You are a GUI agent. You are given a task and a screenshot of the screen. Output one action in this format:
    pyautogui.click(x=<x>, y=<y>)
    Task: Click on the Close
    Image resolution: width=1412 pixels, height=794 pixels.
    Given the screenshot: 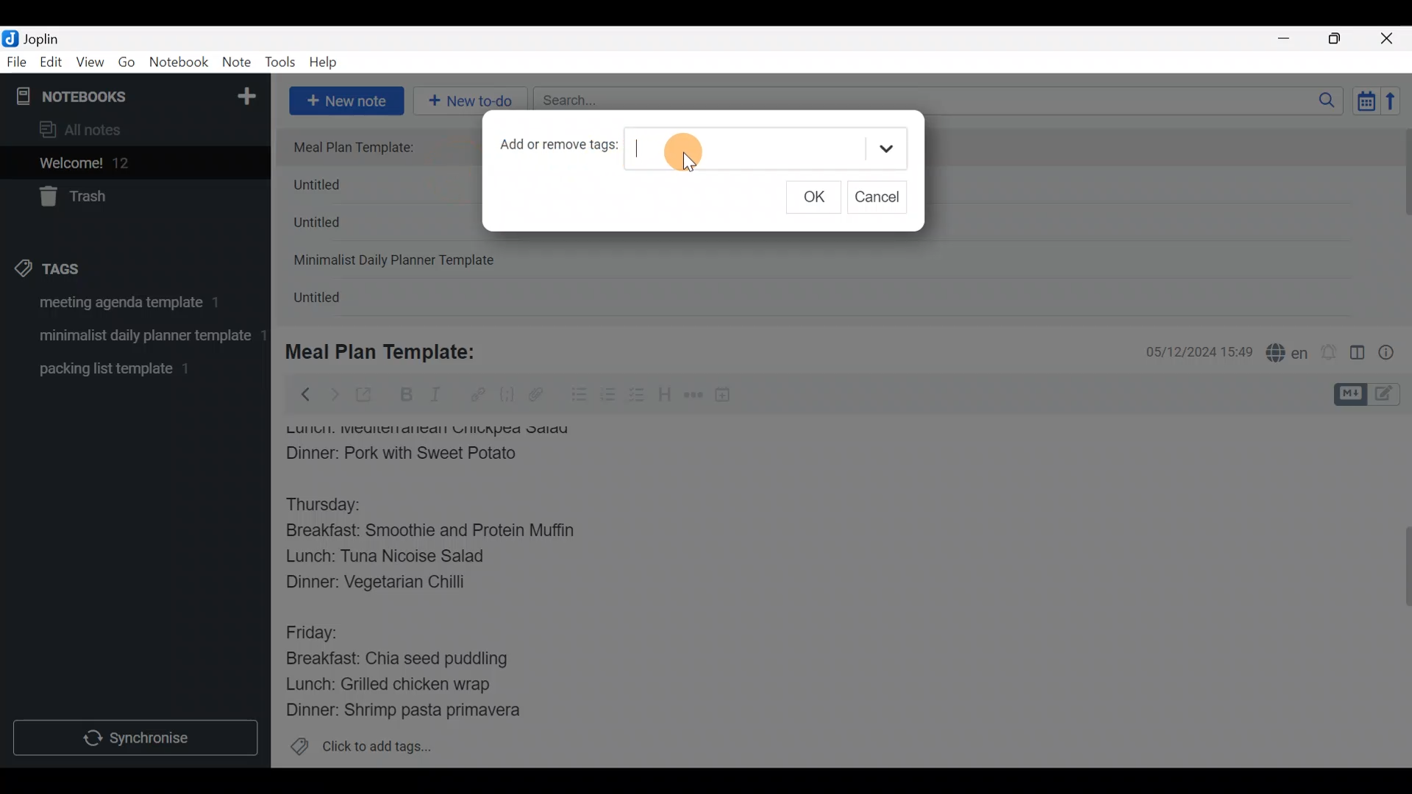 What is the action you would take?
    pyautogui.click(x=1389, y=40)
    